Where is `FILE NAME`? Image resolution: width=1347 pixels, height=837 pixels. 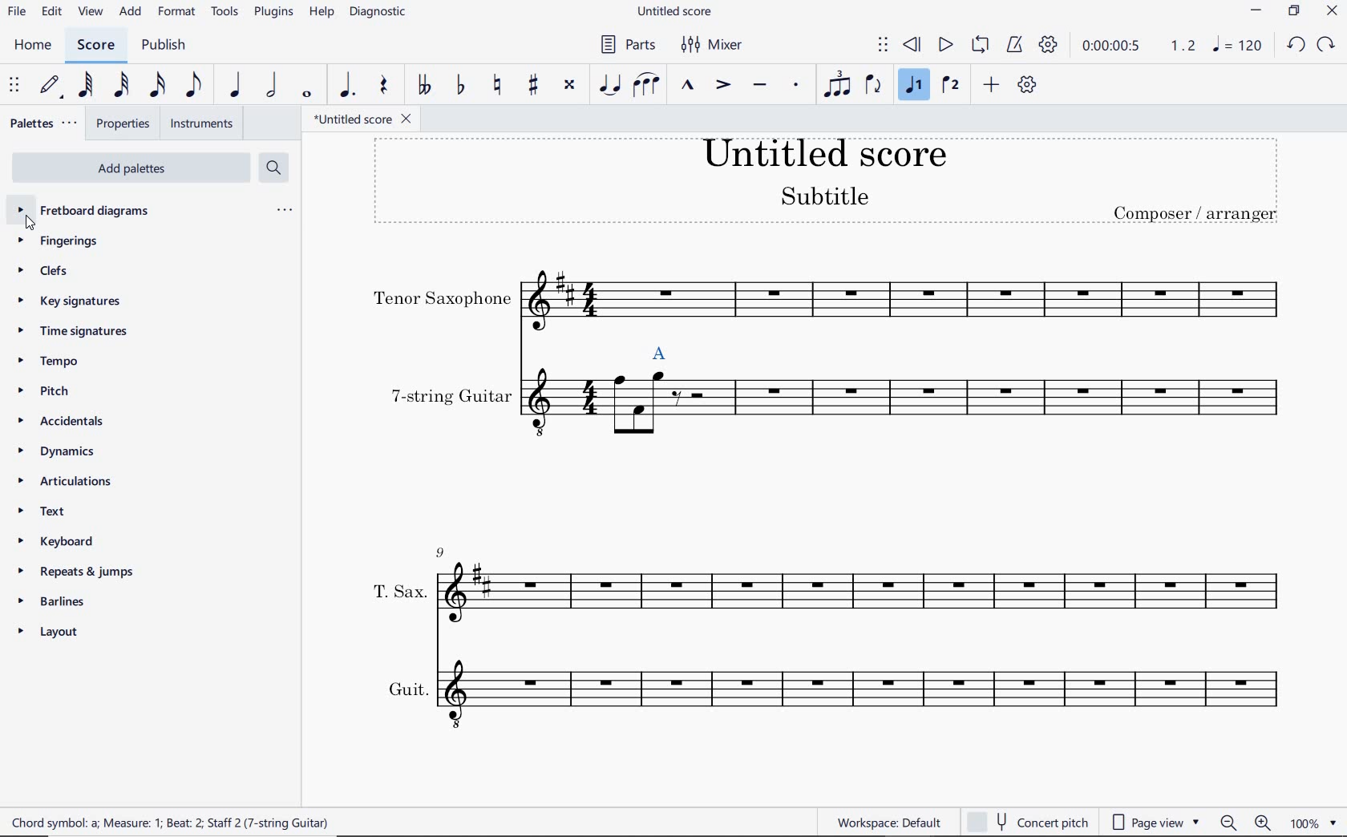
FILE NAME is located at coordinates (679, 12).